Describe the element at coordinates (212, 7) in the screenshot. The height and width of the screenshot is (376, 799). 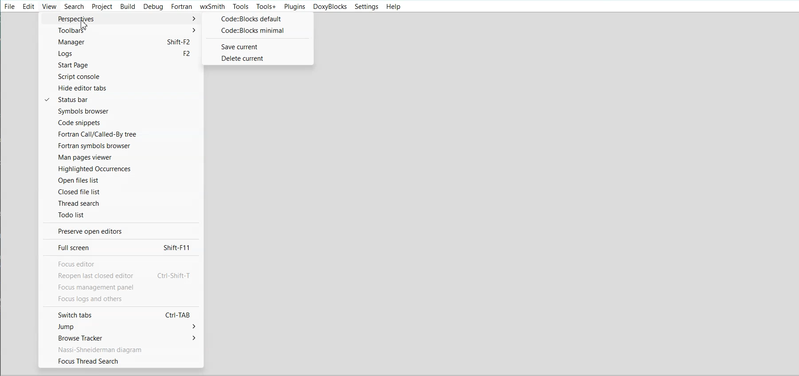
I see `wxSmith` at that location.